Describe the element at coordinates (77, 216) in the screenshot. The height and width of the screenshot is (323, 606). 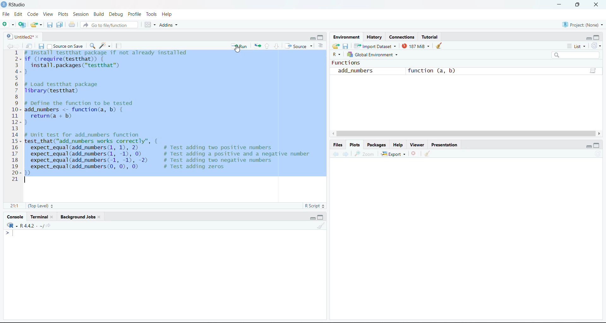
I see `Background Jobs` at that location.